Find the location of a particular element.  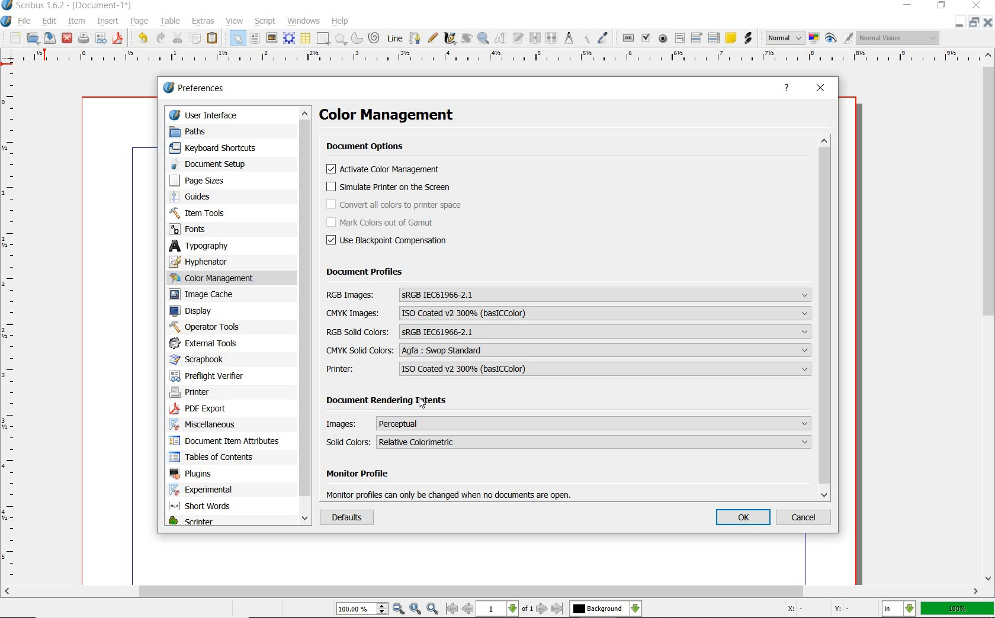

edit text with story editor is located at coordinates (518, 38).